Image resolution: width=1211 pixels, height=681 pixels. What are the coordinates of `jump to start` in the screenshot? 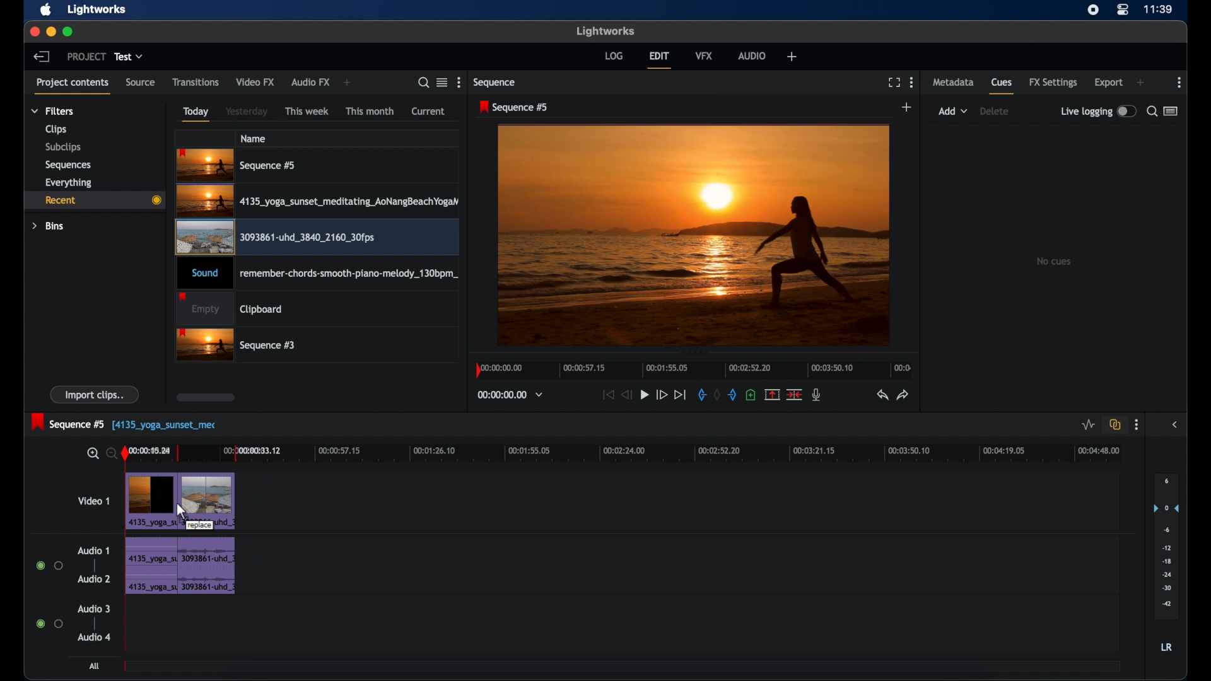 It's located at (606, 394).